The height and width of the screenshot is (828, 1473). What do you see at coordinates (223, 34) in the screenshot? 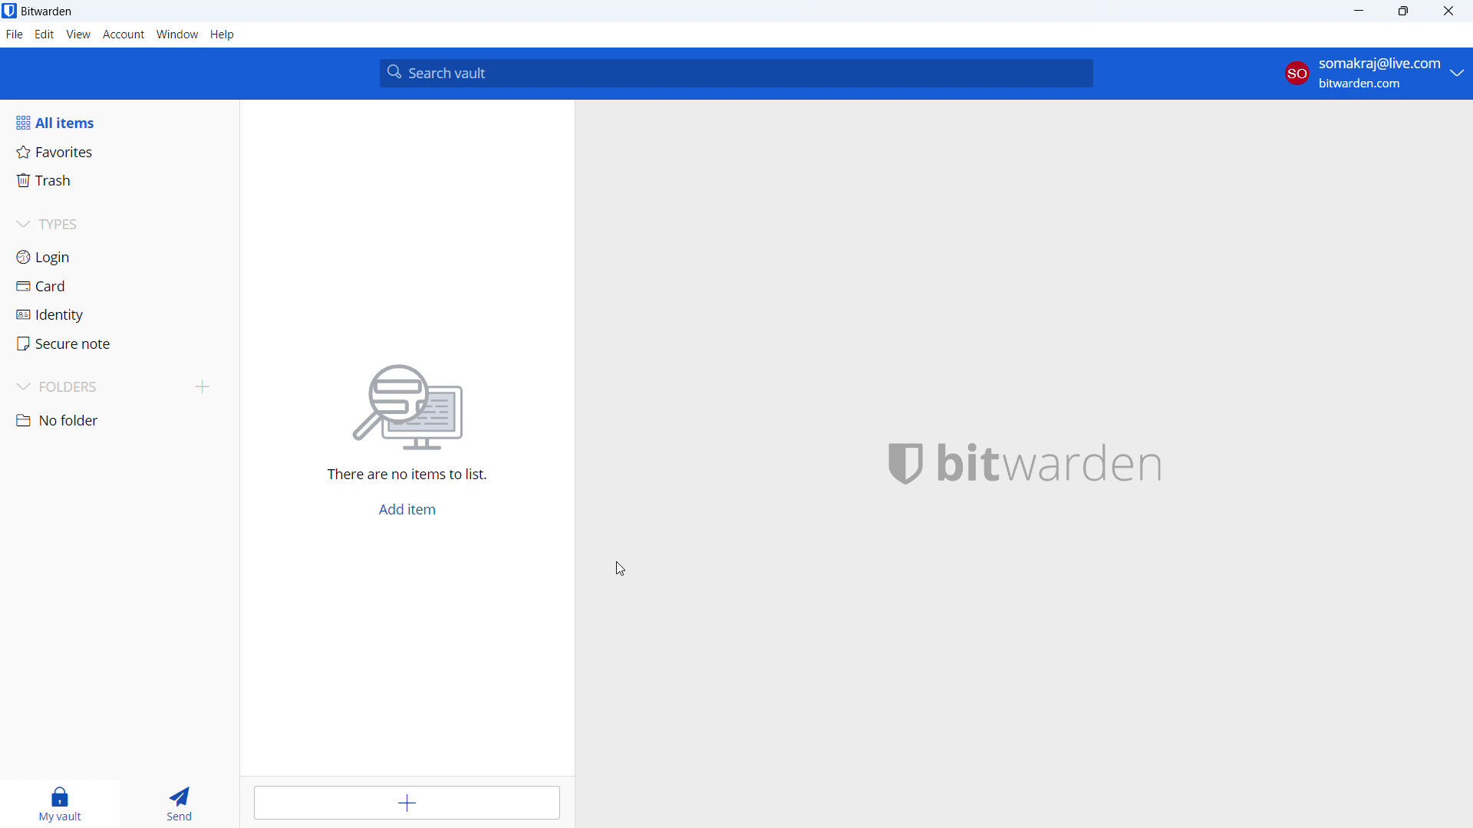
I see `help` at bounding box center [223, 34].